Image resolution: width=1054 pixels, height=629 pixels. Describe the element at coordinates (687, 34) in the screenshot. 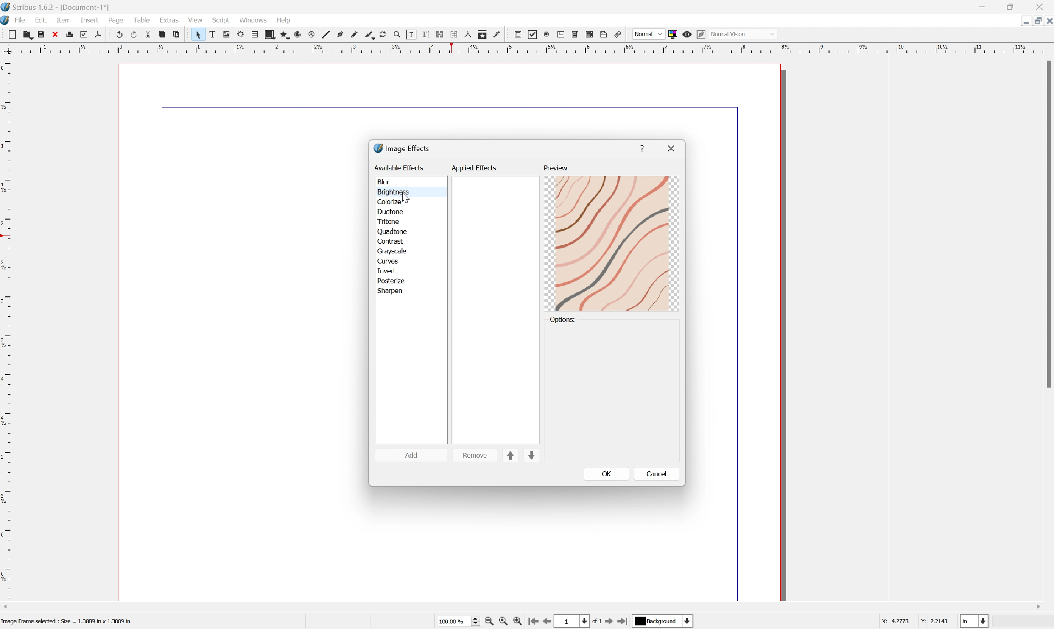

I see `Preview mode` at that location.